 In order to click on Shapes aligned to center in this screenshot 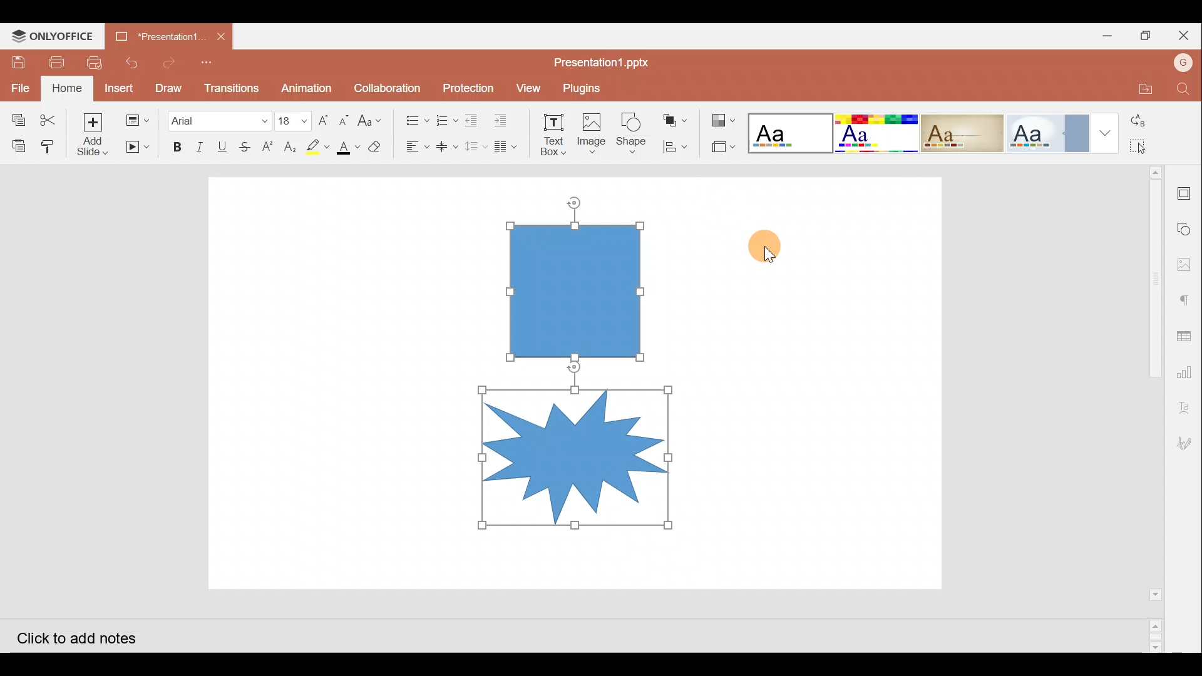, I will do `click(580, 376)`.